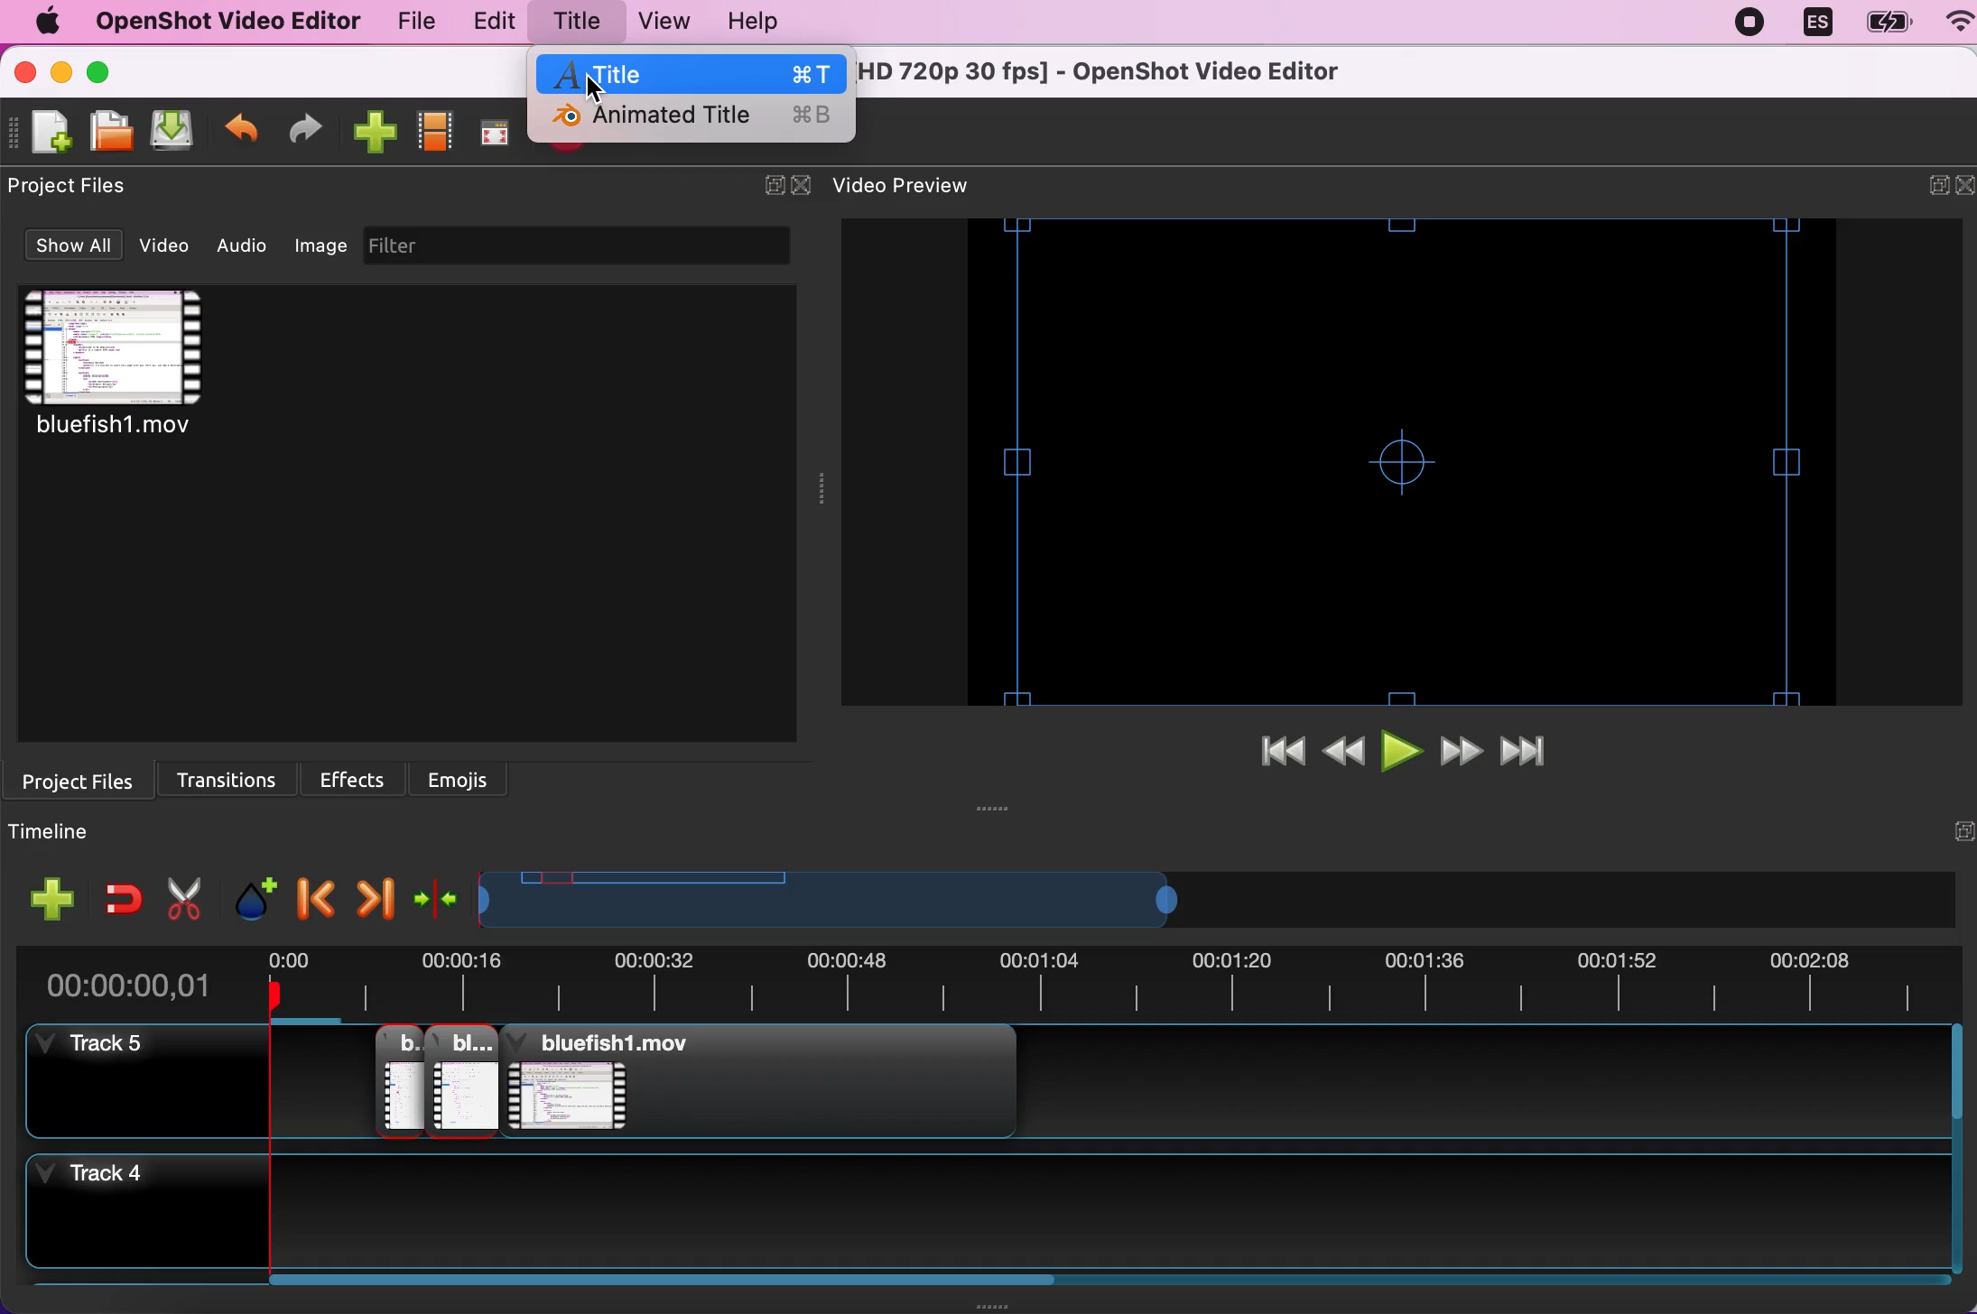  What do you see at coordinates (1882, 23) in the screenshot?
I see `battery` at bounding box center [1882, 23].